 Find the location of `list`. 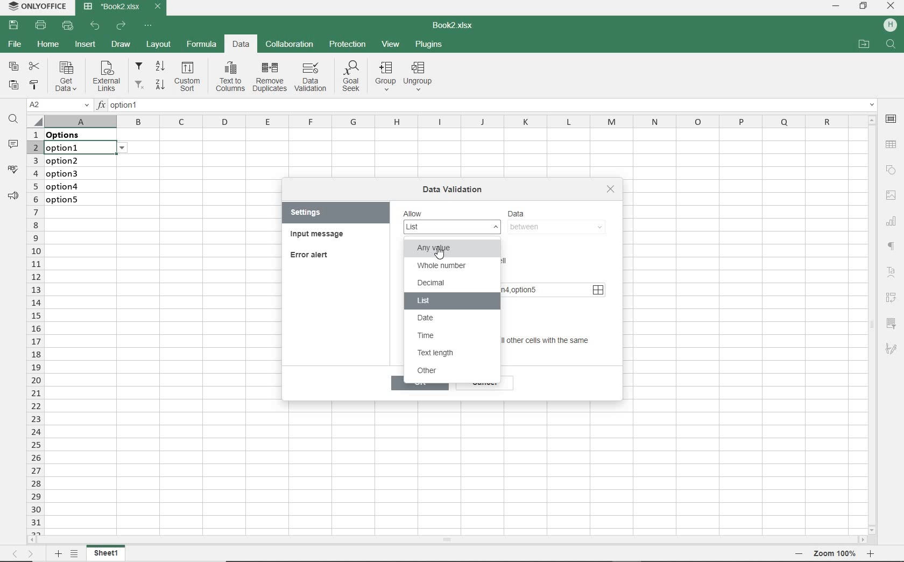

list is located at coordinates (453, 227).